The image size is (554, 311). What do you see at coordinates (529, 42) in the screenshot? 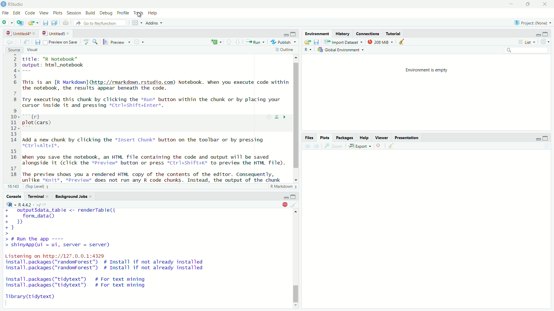
I see `List` at bounding box center [529, 42].